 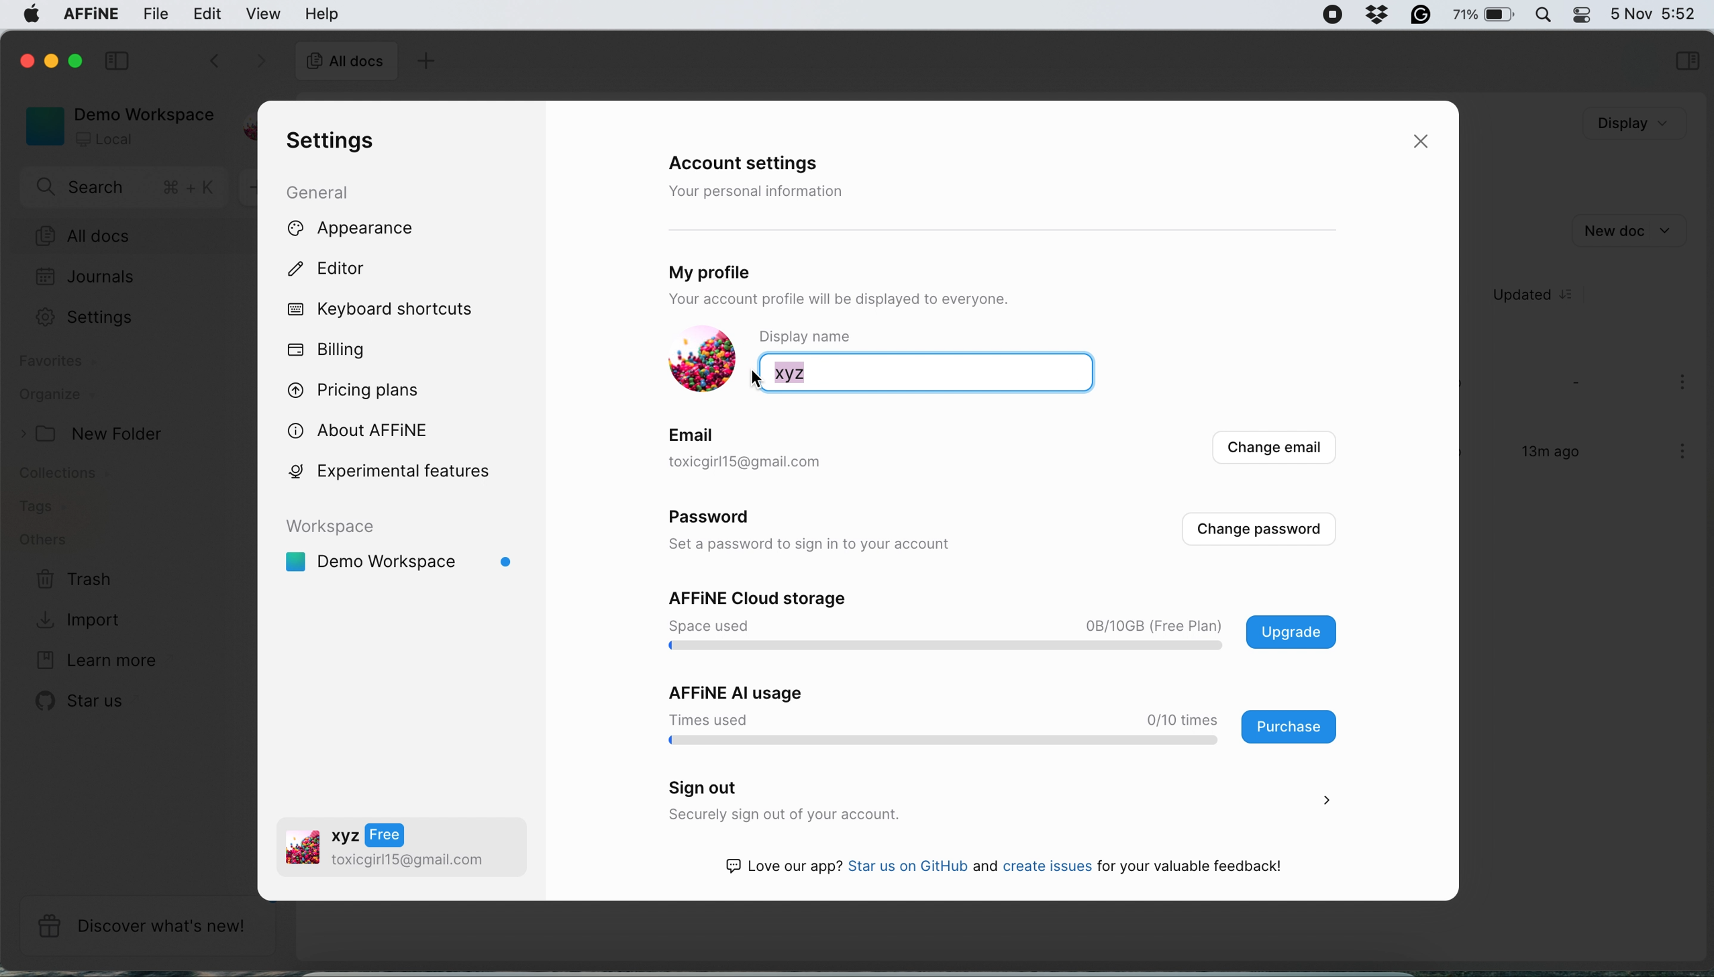 I want to click on general, so click(x=330, y=191).